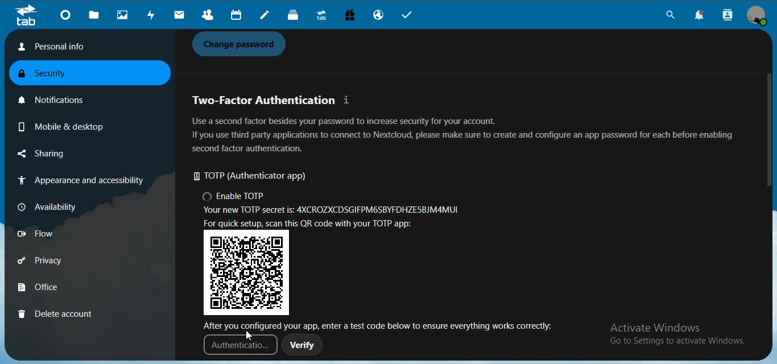  What do you see at coordinates (238, 348) in the screenshot?
I see `authentication` at bounding box center [238, 348].